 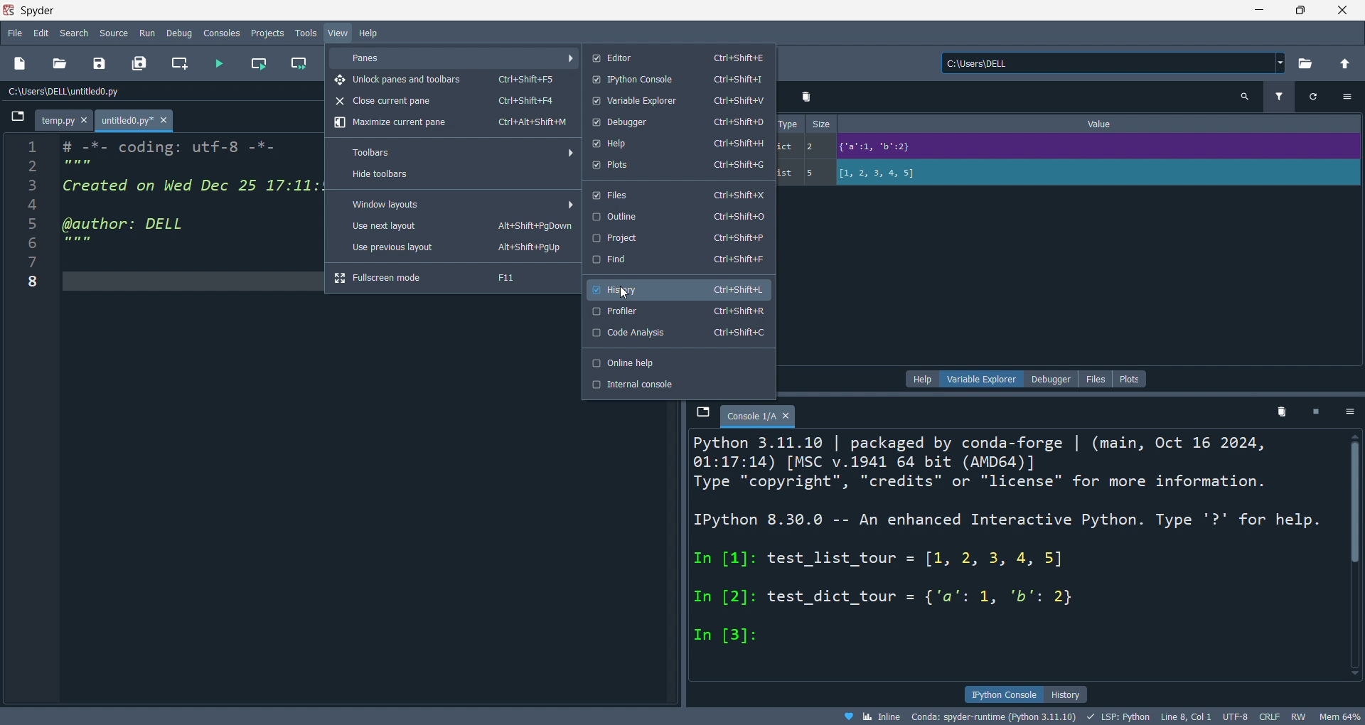 What do you see at coordinates (675, 57) in the screenshot?
I see `editor` at bounding box center [675, 57].